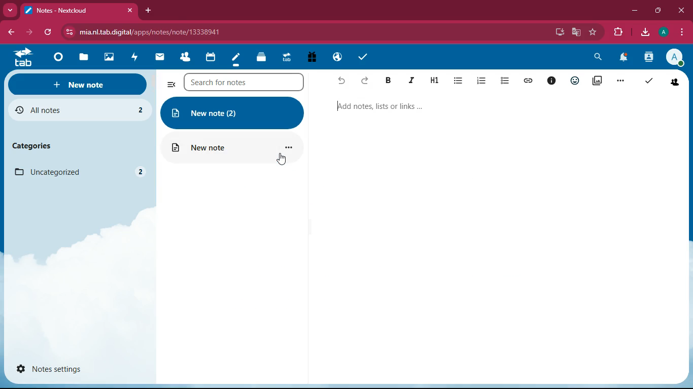 The width and height of the screenshot is (693, 389). I want to click on friends, so click(187, 57).